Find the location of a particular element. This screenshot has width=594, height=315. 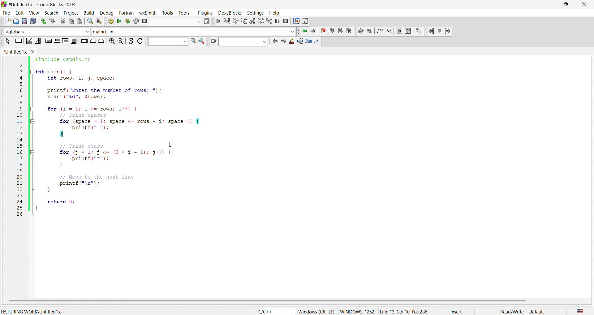

settings is located at coordinates (419, 32).